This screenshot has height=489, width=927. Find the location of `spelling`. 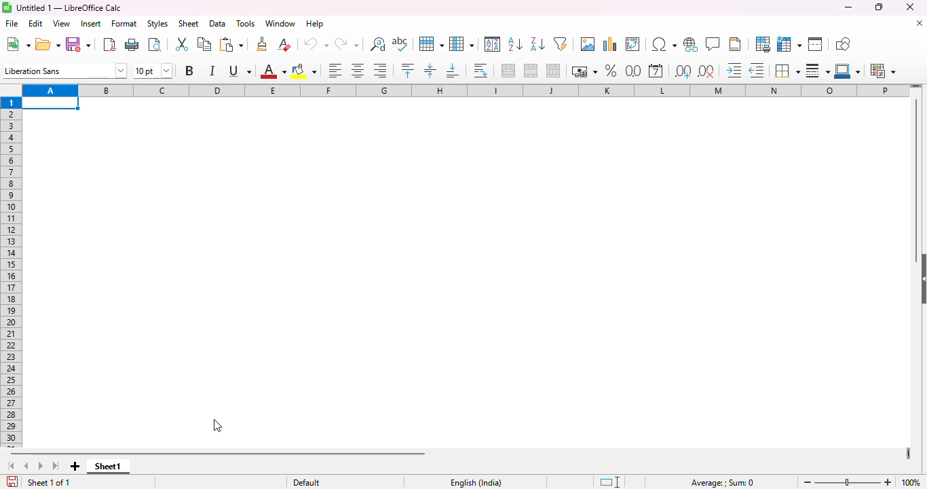

spelling is located at coordinates (401, 44).